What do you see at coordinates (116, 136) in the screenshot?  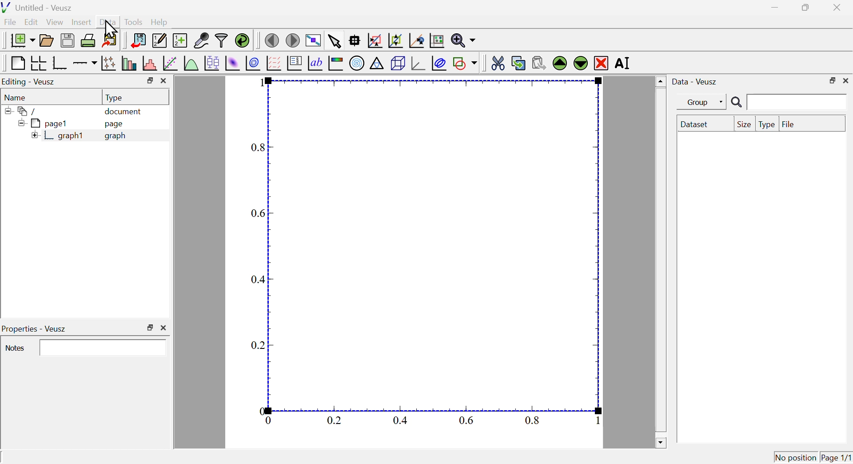 I see `graph` at bounding box center [116, 136].